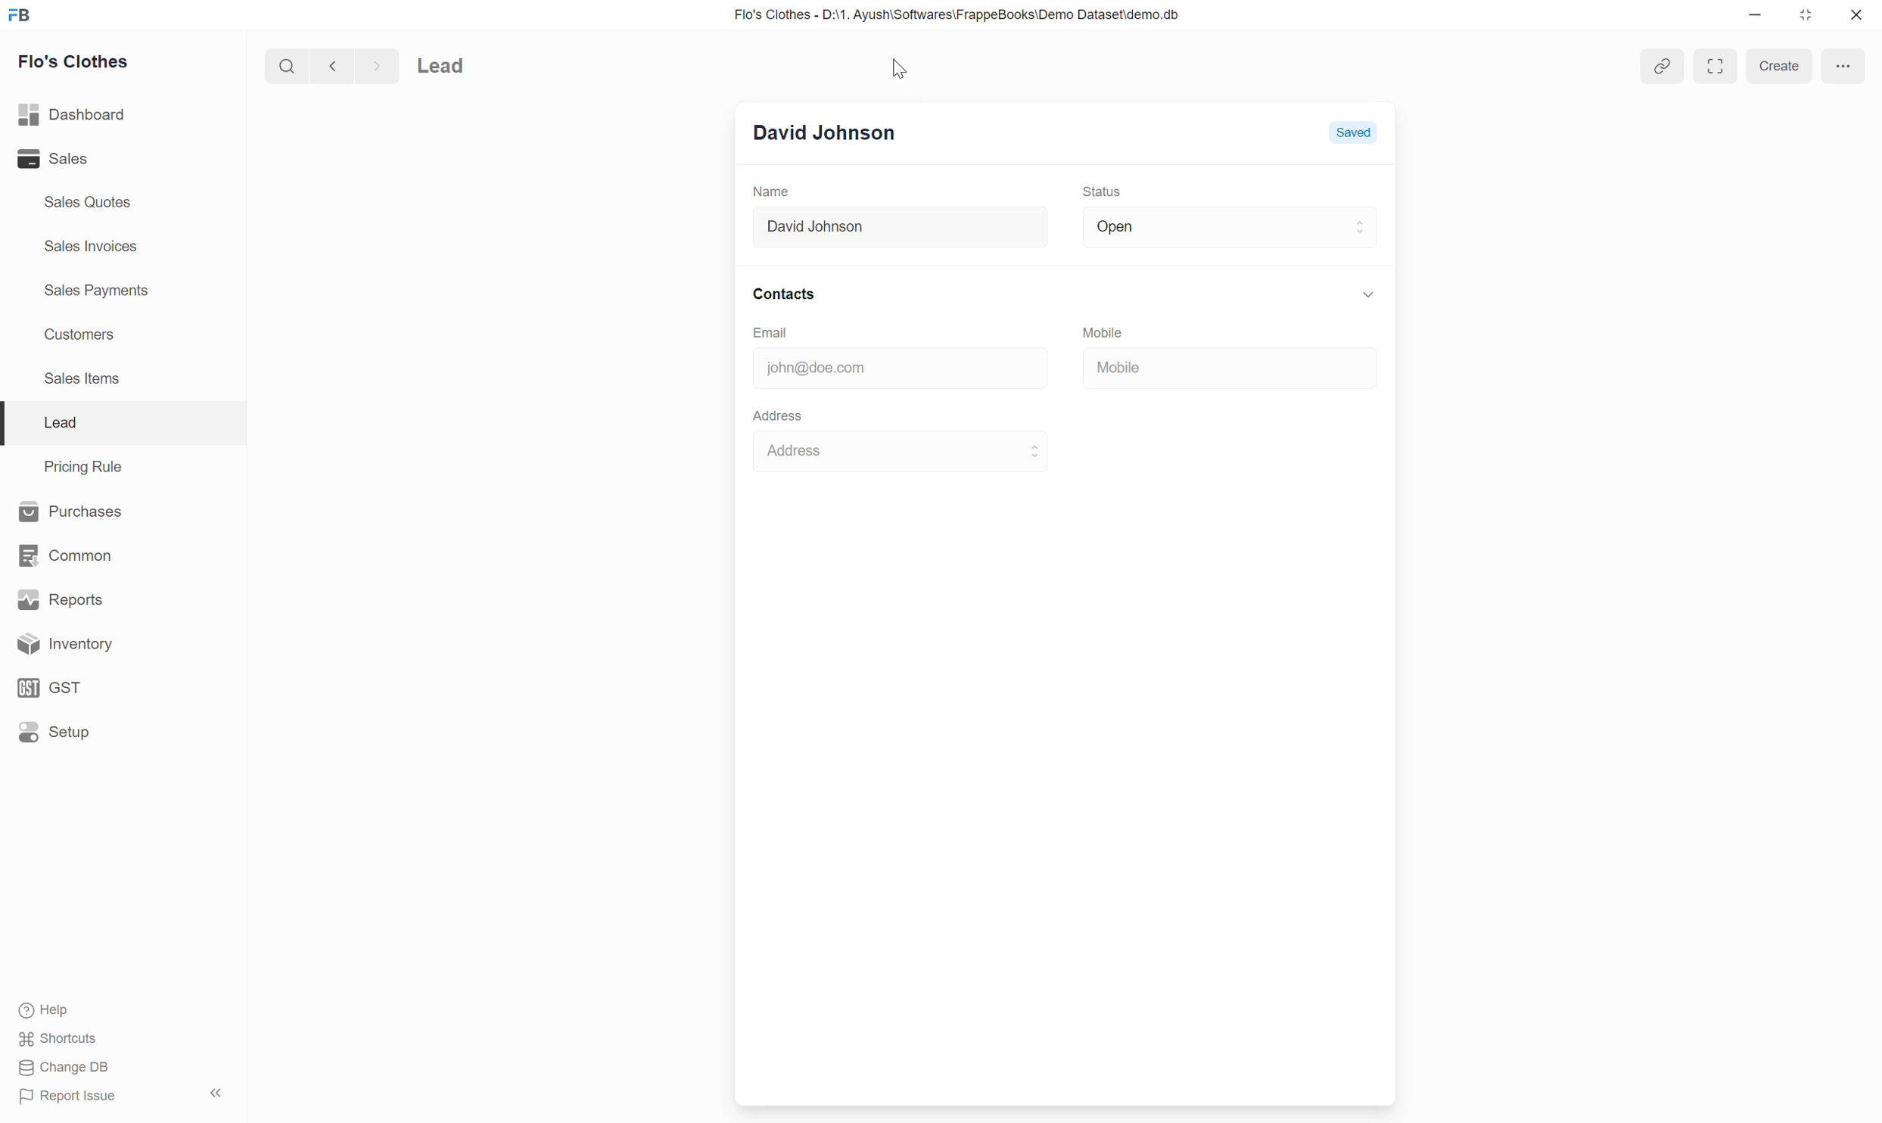  Describe the element at coordinates (60, 422) in the screenshot. I see `Lead` at that location.